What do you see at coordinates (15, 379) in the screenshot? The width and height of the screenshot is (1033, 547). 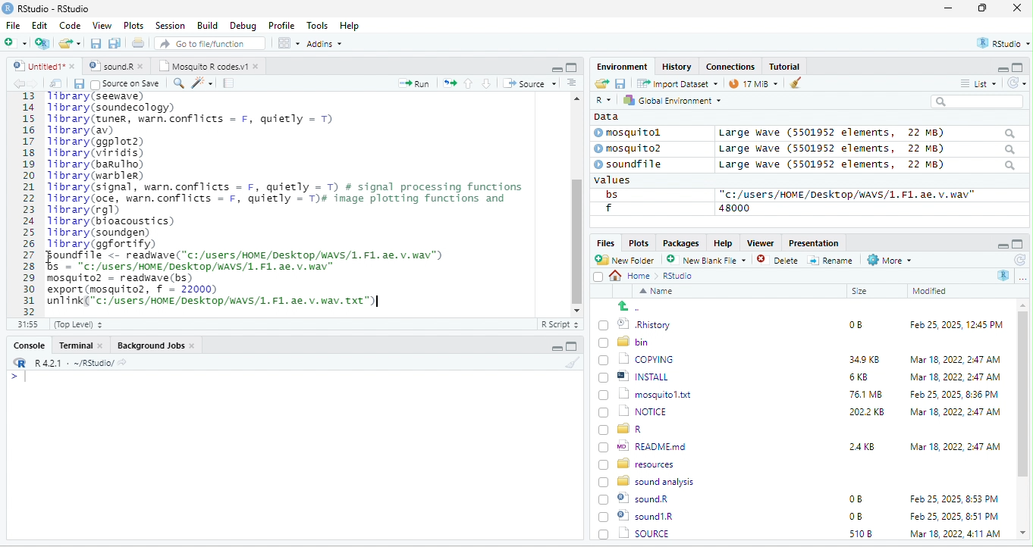 I see `syntax` at bounding box center [15, 379].